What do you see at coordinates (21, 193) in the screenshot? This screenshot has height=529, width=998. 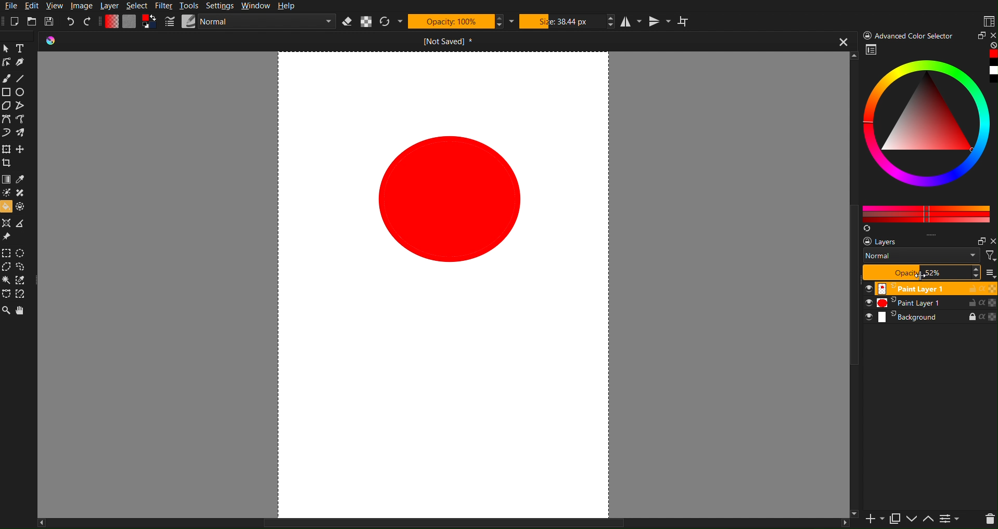 I see `Smart Patch` at bounding box center [21, 193].